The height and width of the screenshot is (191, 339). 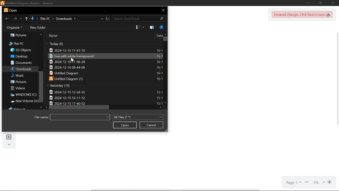 I want to click on move right, so click(x=160, y=108).